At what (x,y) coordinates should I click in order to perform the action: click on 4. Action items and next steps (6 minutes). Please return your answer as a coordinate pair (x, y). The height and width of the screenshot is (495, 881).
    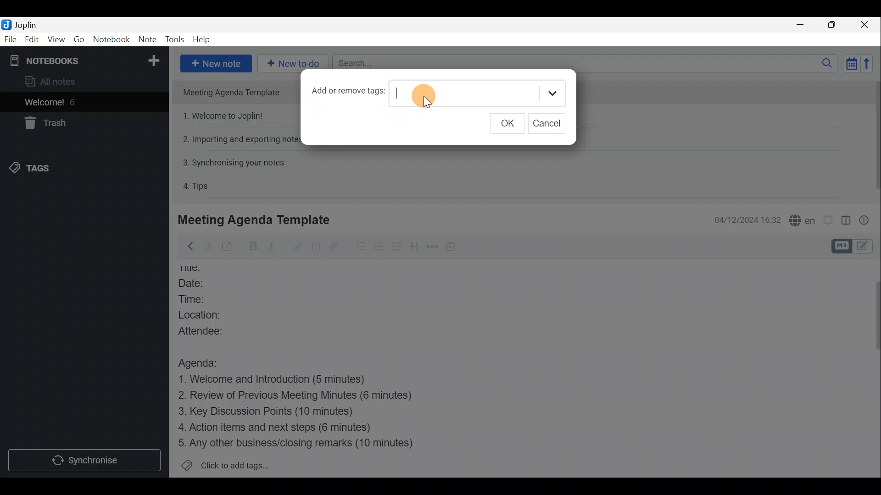
    Looking at the image, I should click on (290, 427).